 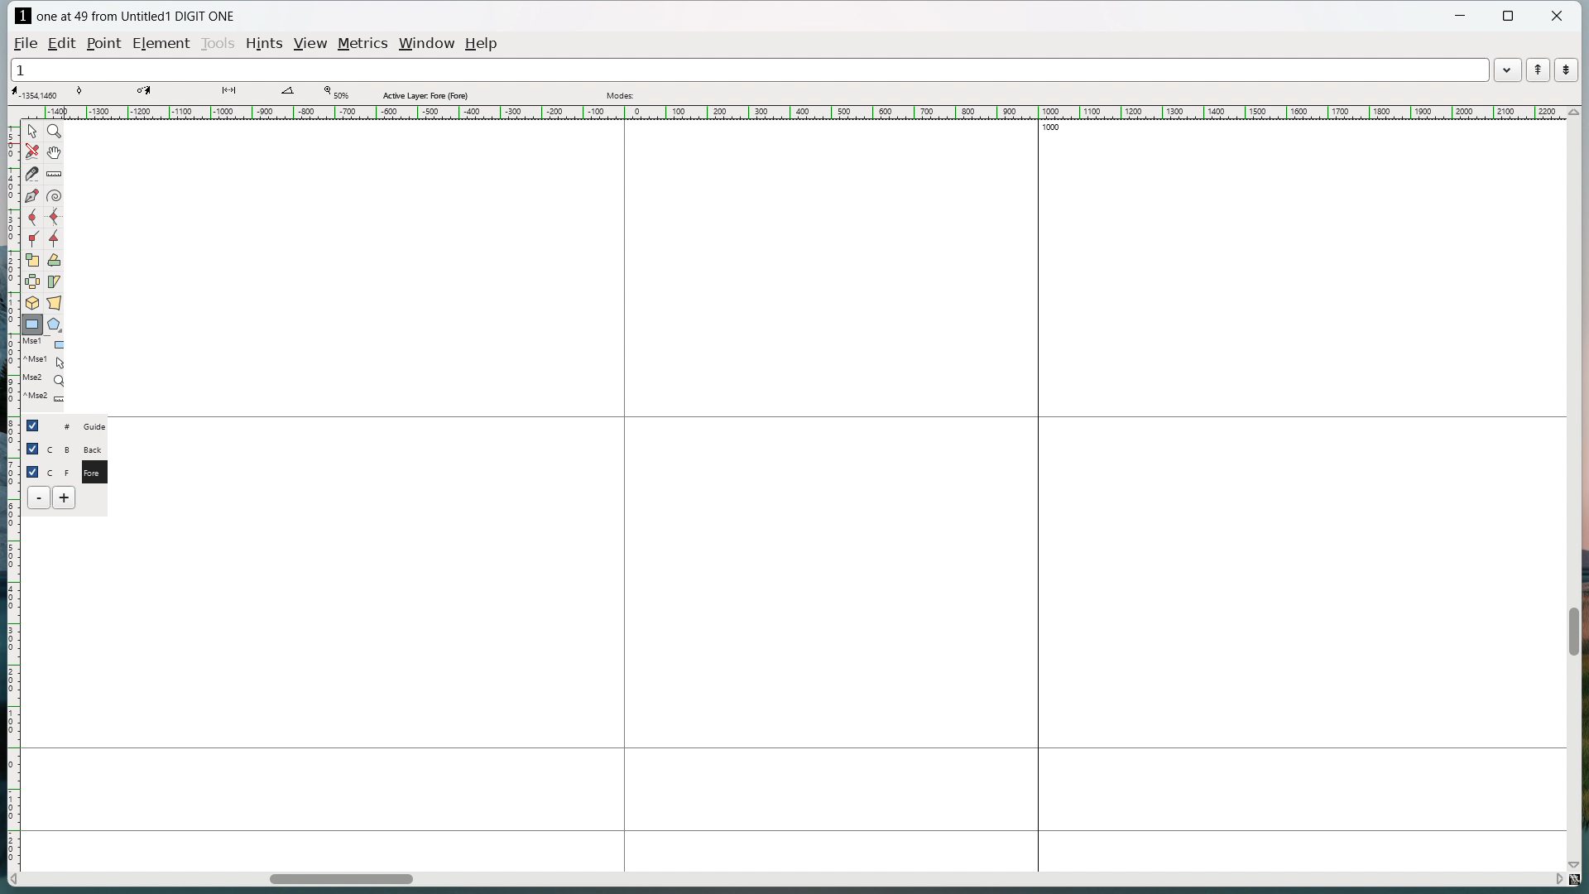 What do you see at coordinates (32, 302) in the screenshot?
I see `rotate selection in 3d and project back to the place` at bounding box center [32, 302].